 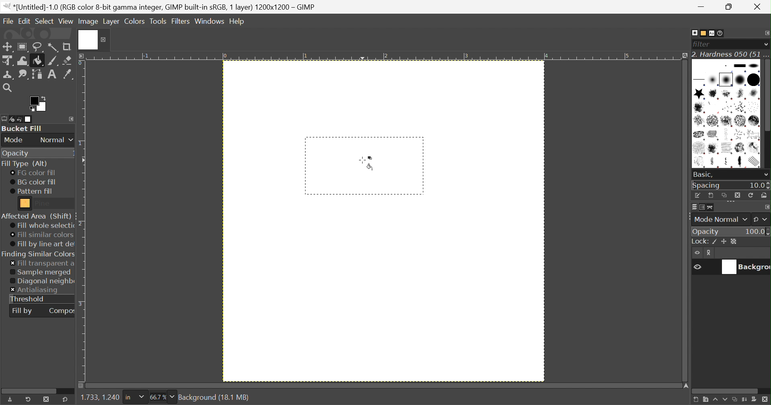 What do you see at coordinates (694, 207) in the screenshot?
I see `Layers` at bounding box center [694, 207].